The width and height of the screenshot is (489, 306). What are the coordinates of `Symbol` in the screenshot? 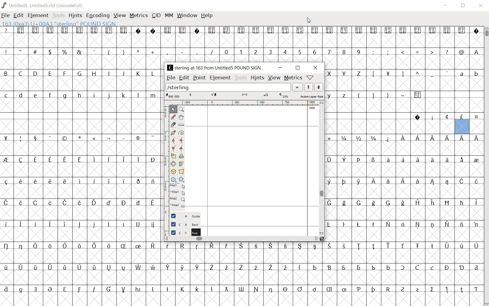 It's located at (432, 117).